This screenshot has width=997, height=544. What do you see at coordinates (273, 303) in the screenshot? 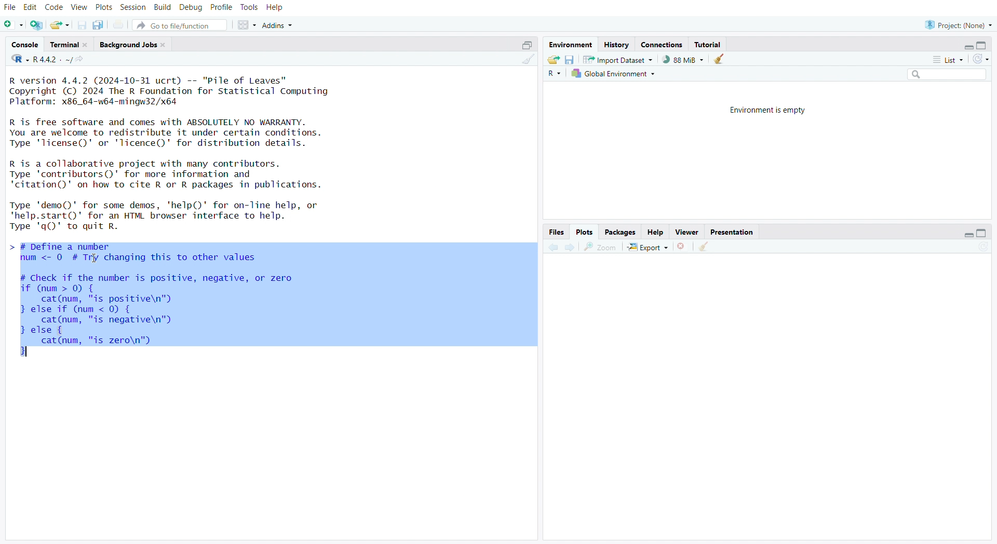
I see `> # Define a numbernum <- 0 # Try changing this to other values# Check if the number is positive, negative, or zeroif (num > 0) {cat(num, "is positive\n")} else if (num < 0) {cat(num, "is negative\n")} else {| cat(num, "is zero\n")}` at bounding box center [273, 303].